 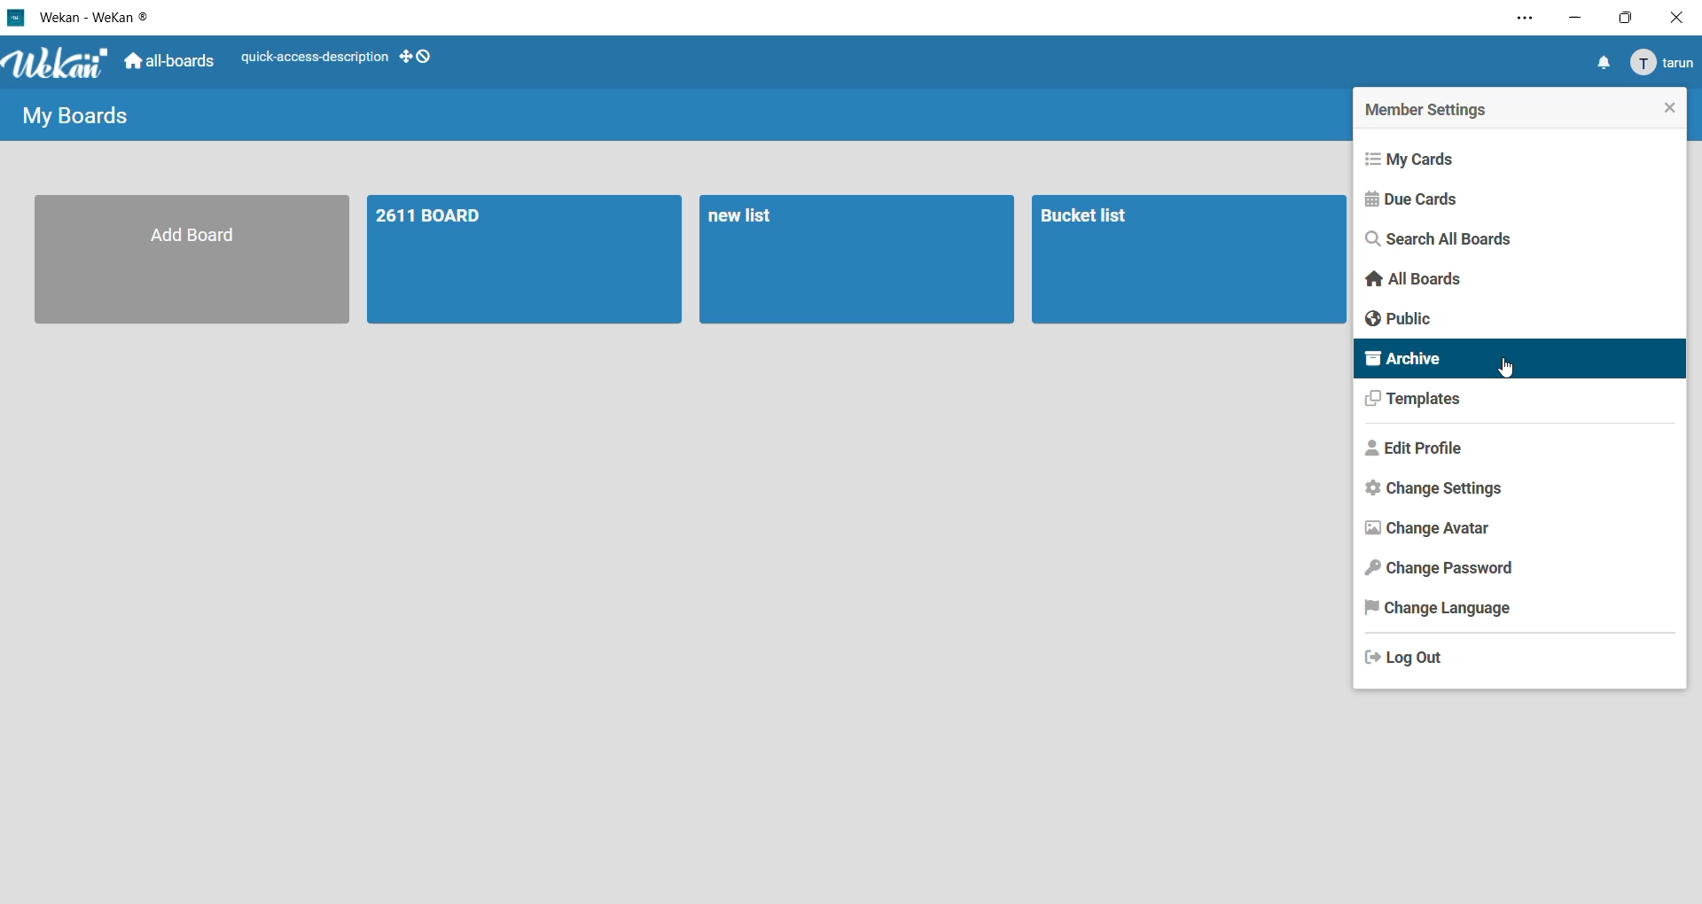 What do you see at coordinates (1413, 201) in the screenshot?
I see `due cards` at bounding box center [1413, 201].